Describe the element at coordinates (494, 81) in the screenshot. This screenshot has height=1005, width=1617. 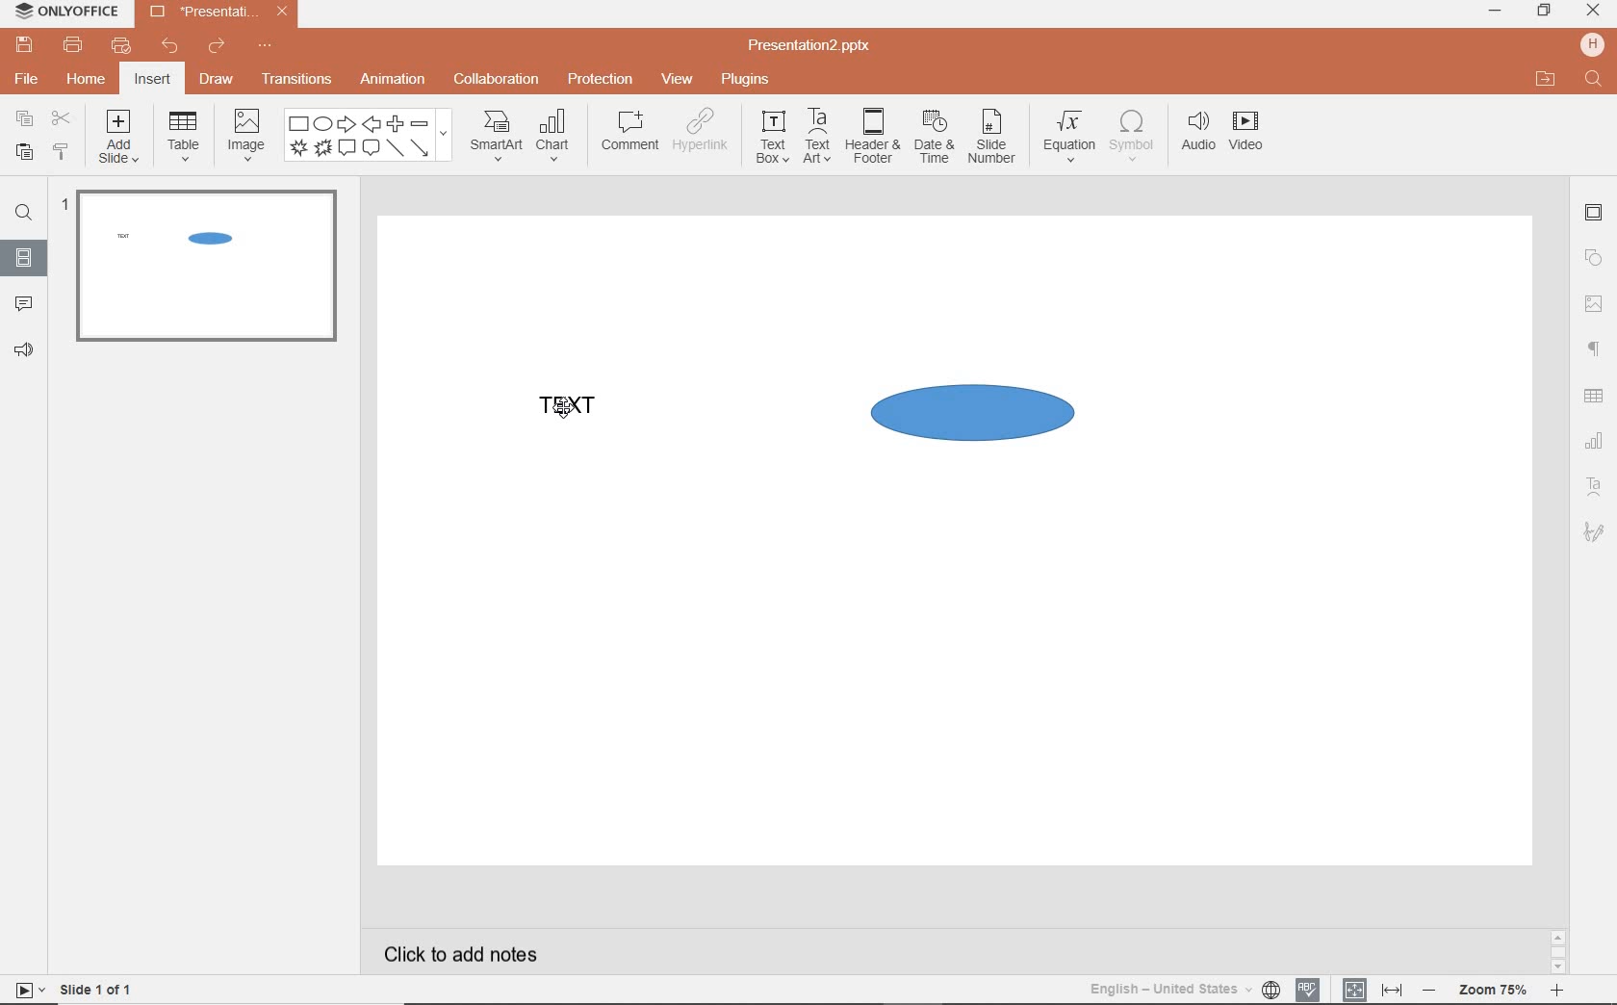
I see `collaboration` at that location.